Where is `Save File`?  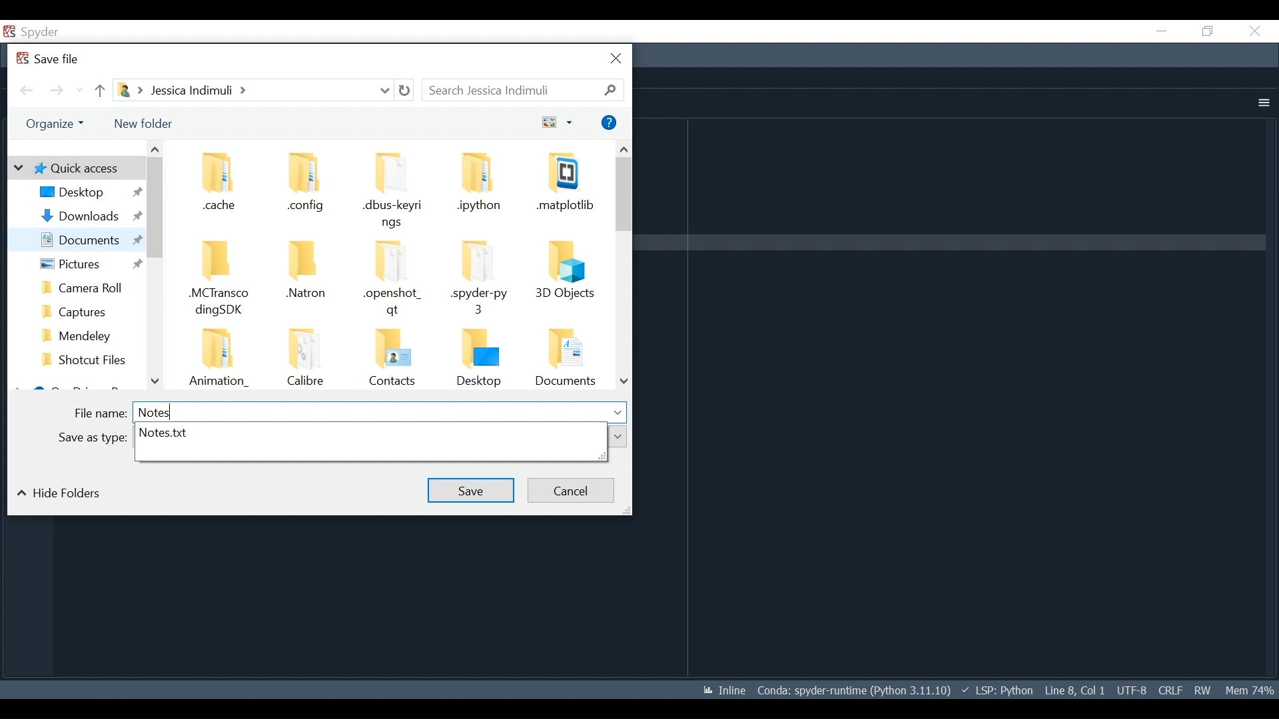 Save File is located at coordinates (50, 59).